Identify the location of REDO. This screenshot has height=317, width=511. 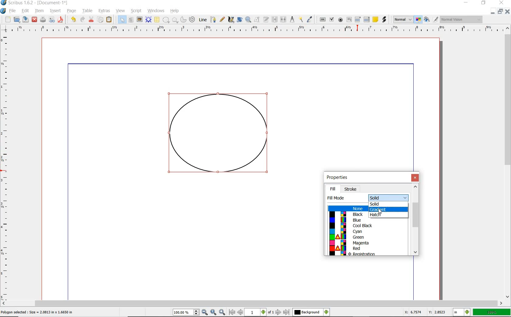
(82, 19).